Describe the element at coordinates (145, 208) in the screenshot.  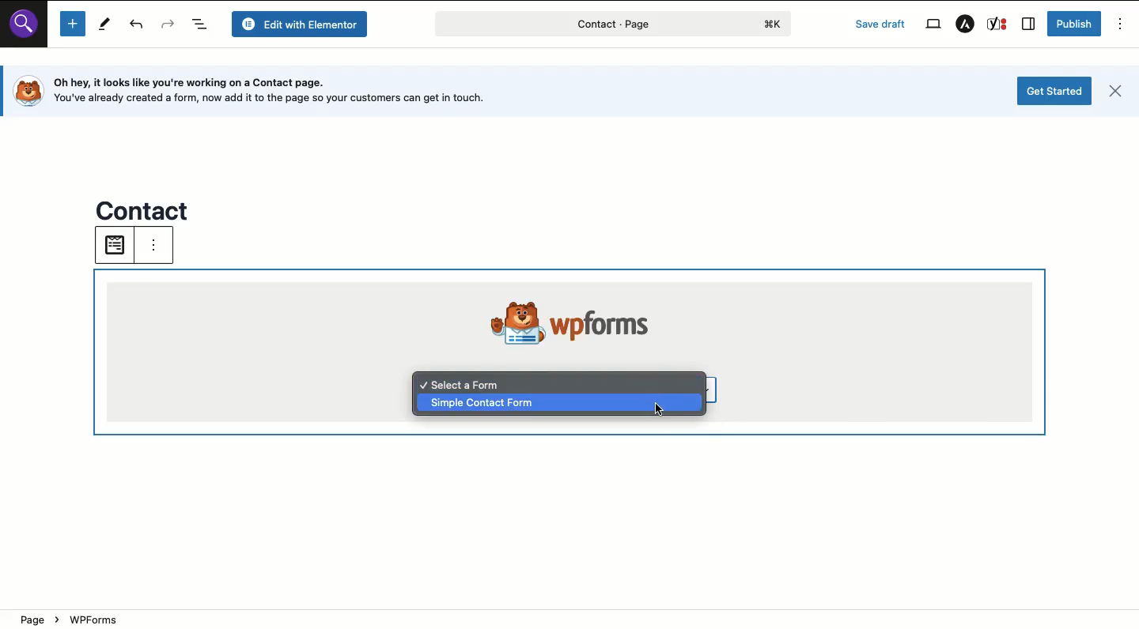
I see `contact` at that location.